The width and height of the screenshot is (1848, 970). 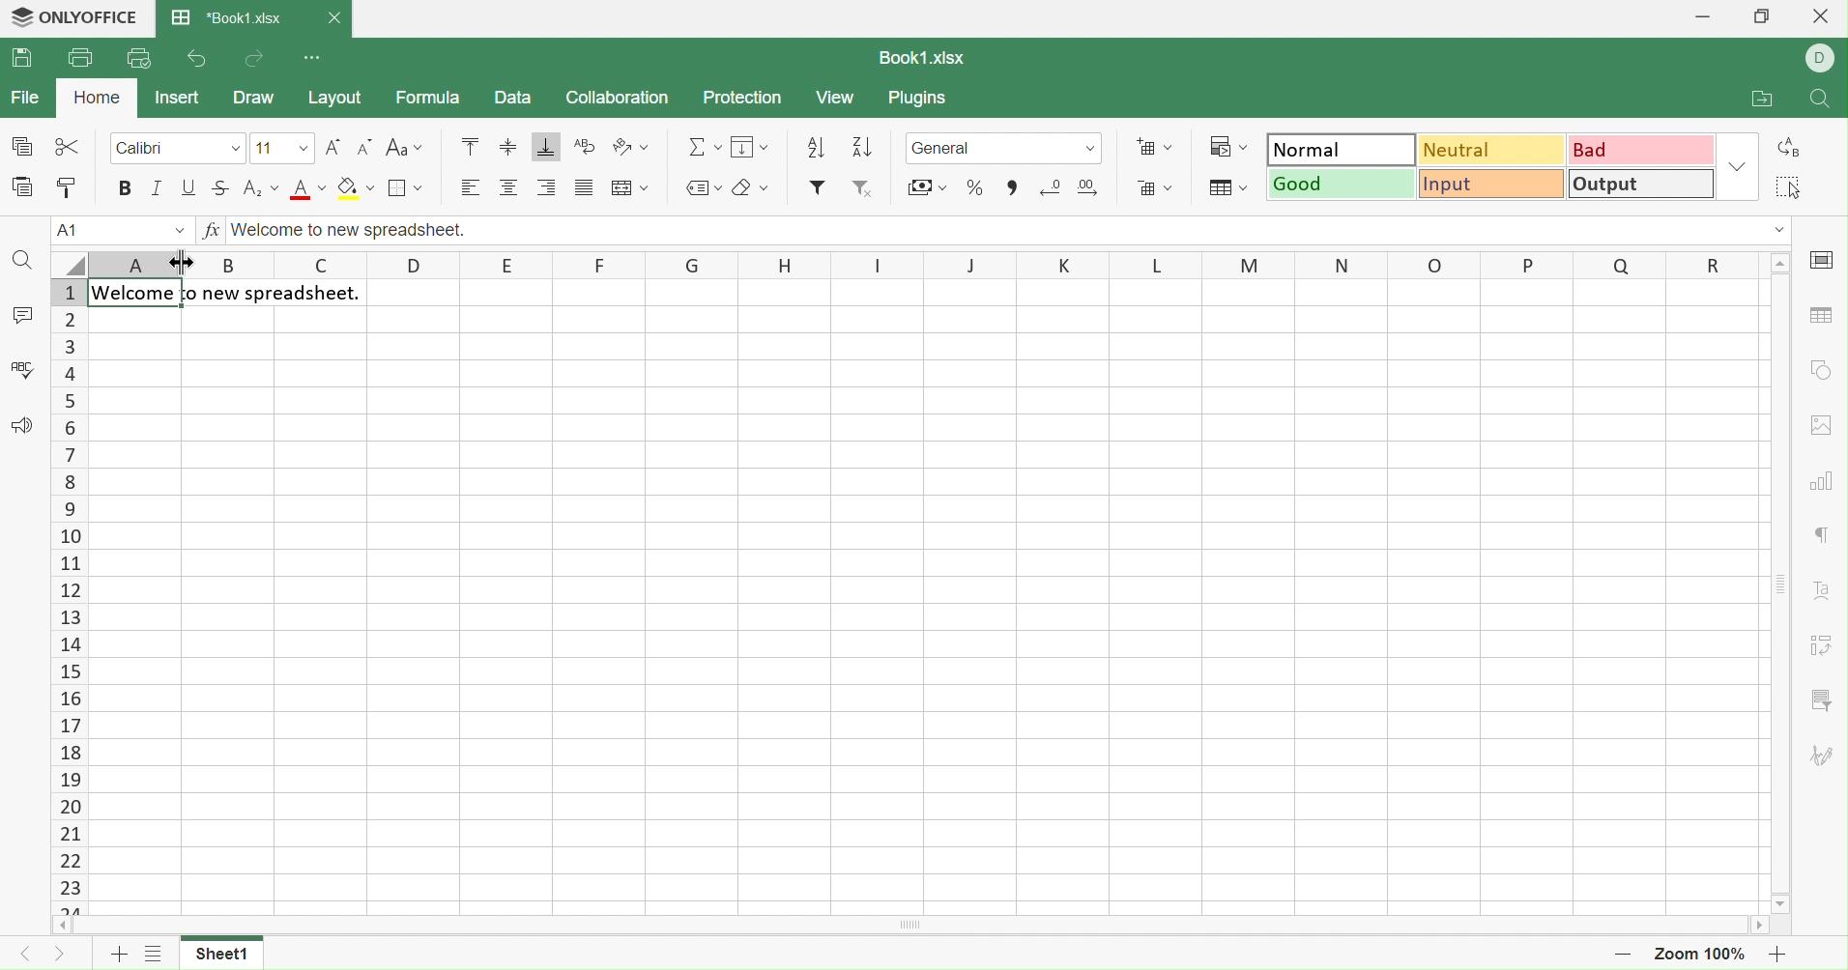 I want to click on Cut, so click(x=66, y=143).